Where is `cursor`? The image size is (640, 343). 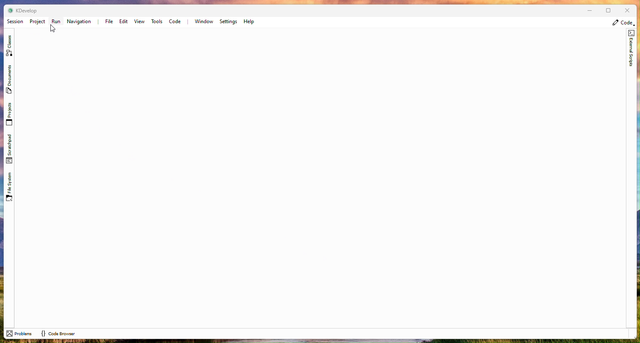 cursor is located at coordinates (53, 29).